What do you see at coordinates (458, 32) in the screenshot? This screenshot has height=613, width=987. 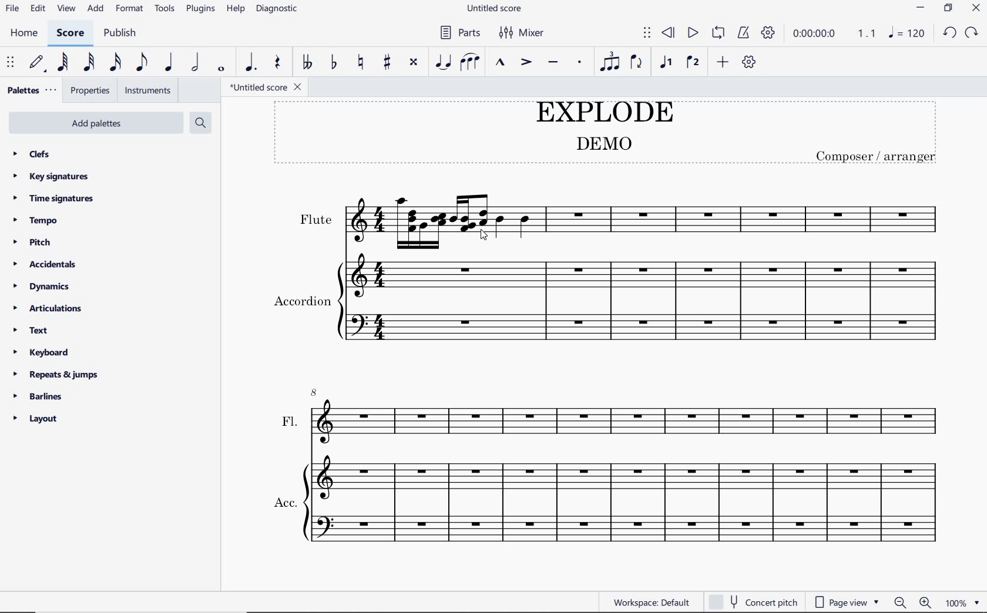 I see `parts` at bounding box center [458, 32].